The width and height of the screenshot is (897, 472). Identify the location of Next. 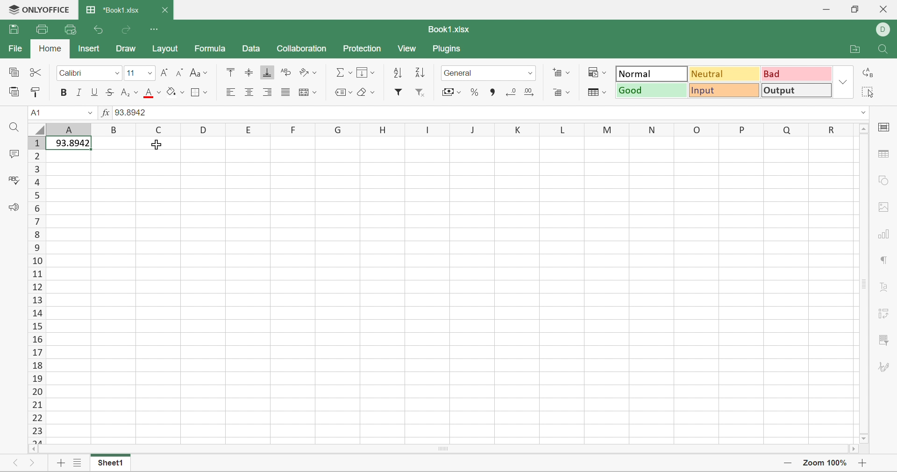
(31, 464).